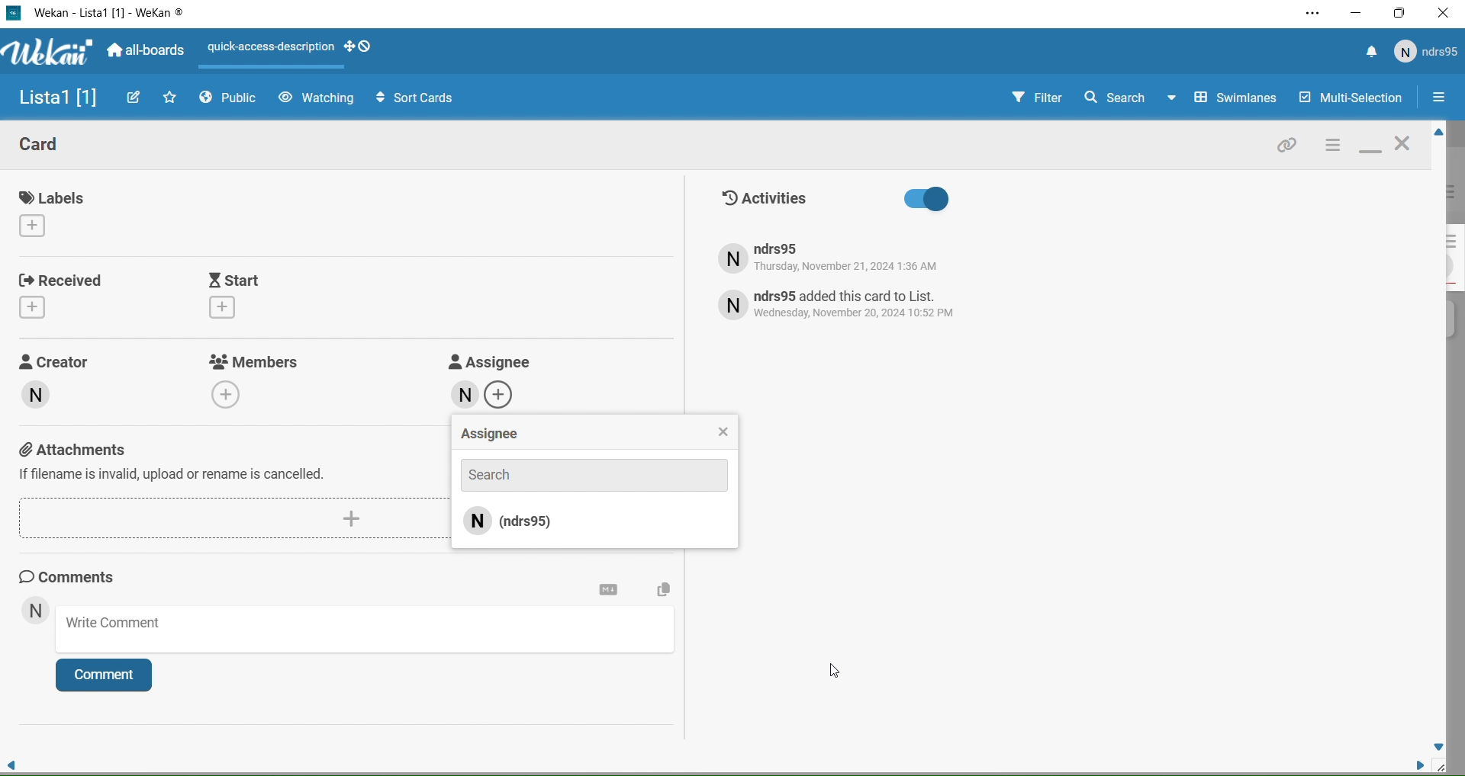  I want to click on move down, so click(1439, 746).